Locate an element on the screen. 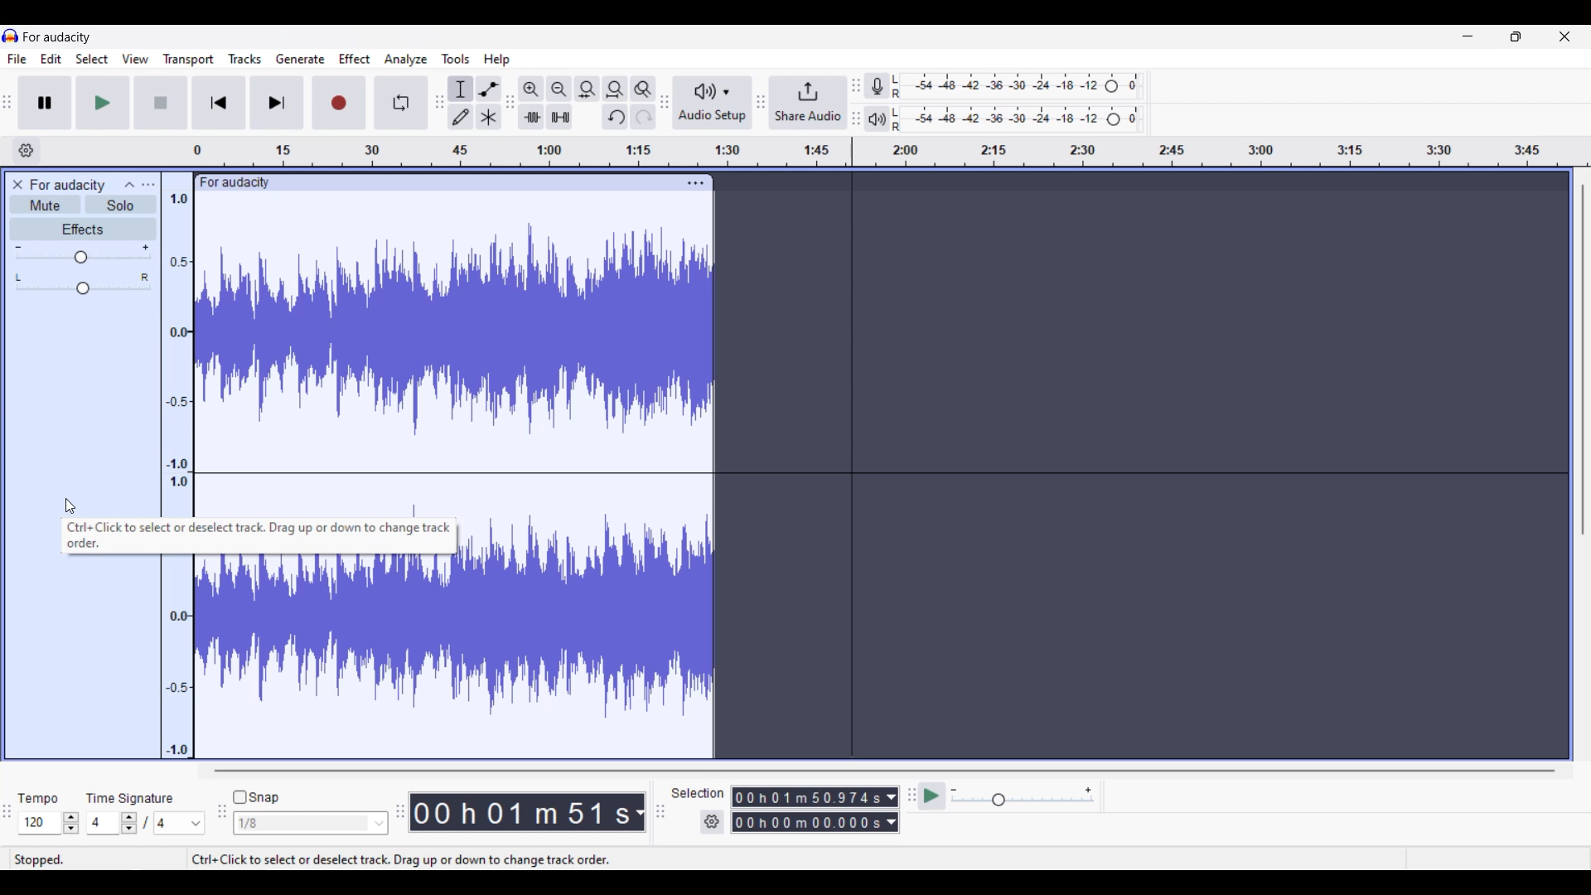 Image resolution: width=1591 pixels, height=895 pixels. Record/Record new is located at coordinates (340, 103).